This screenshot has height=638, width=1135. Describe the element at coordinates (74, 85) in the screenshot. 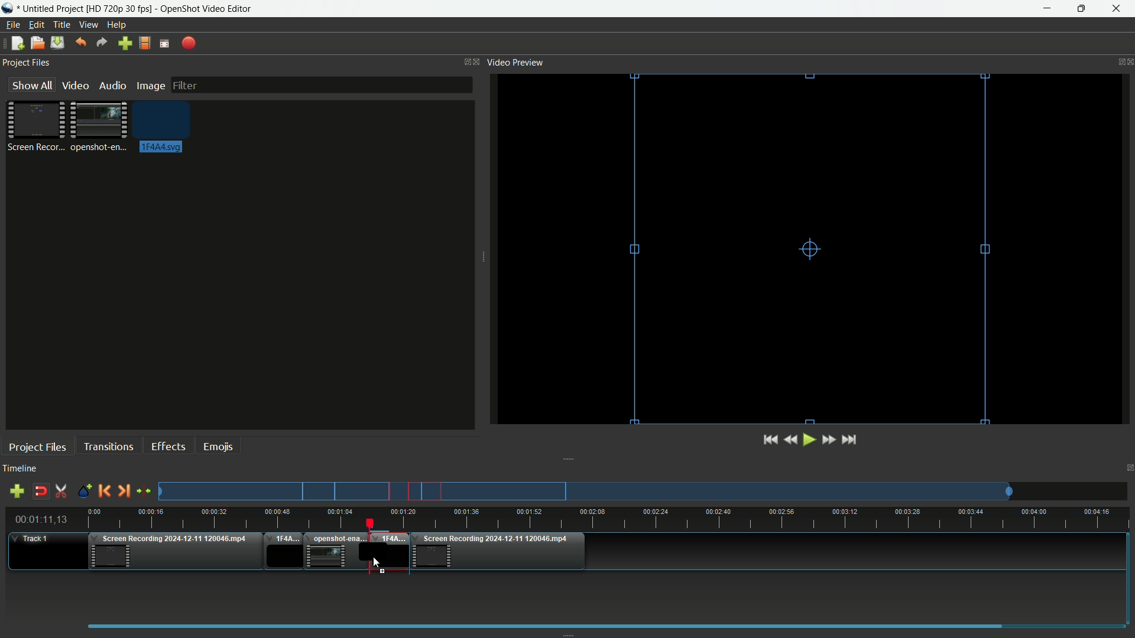

I see `Video` at that location.